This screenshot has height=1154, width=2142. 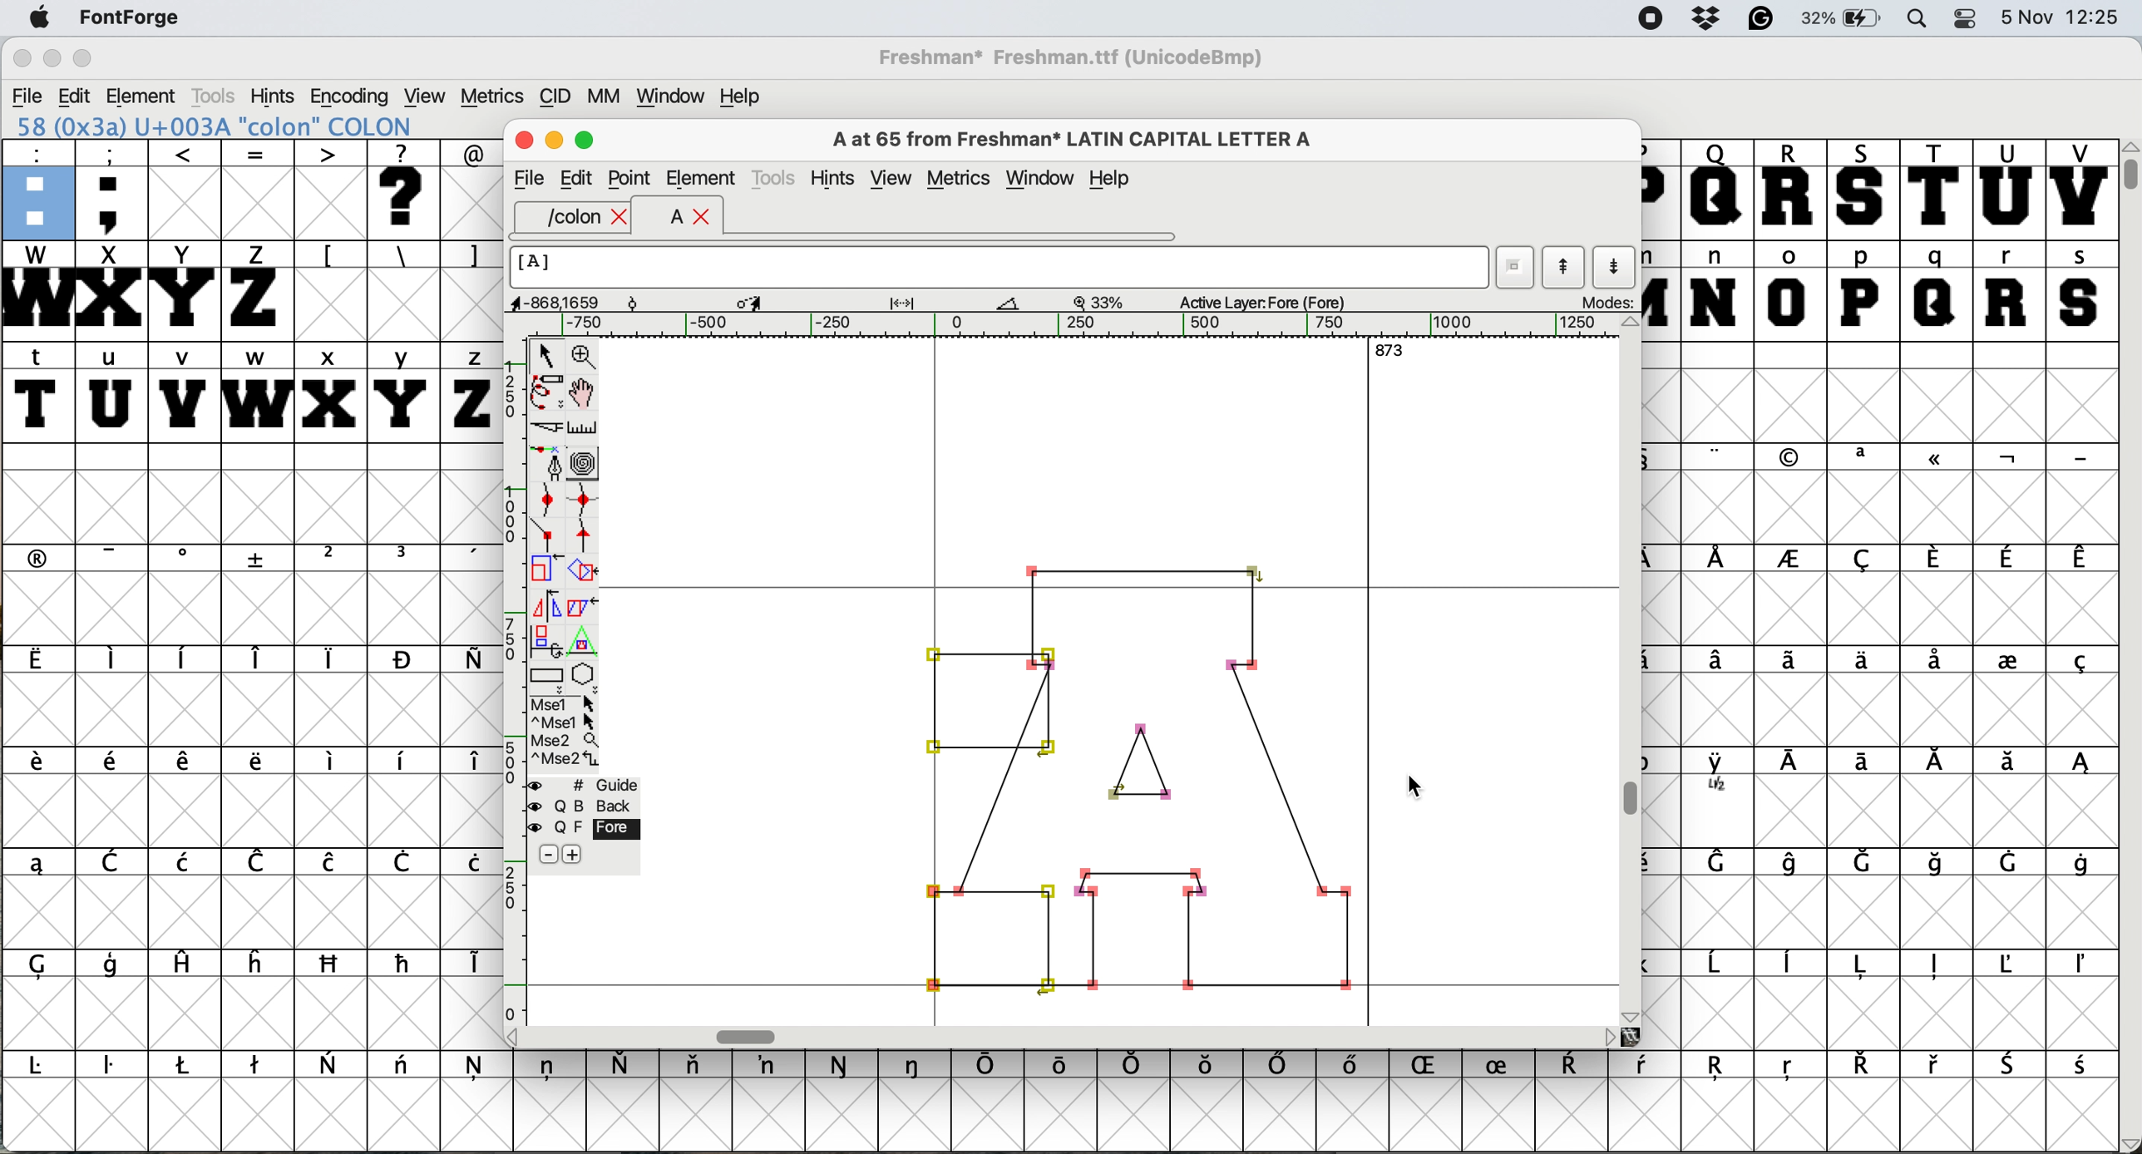 What do you see at coordinates (185, 658) in the screenshot?
I see `symbol` at bounding box center [185, 658].